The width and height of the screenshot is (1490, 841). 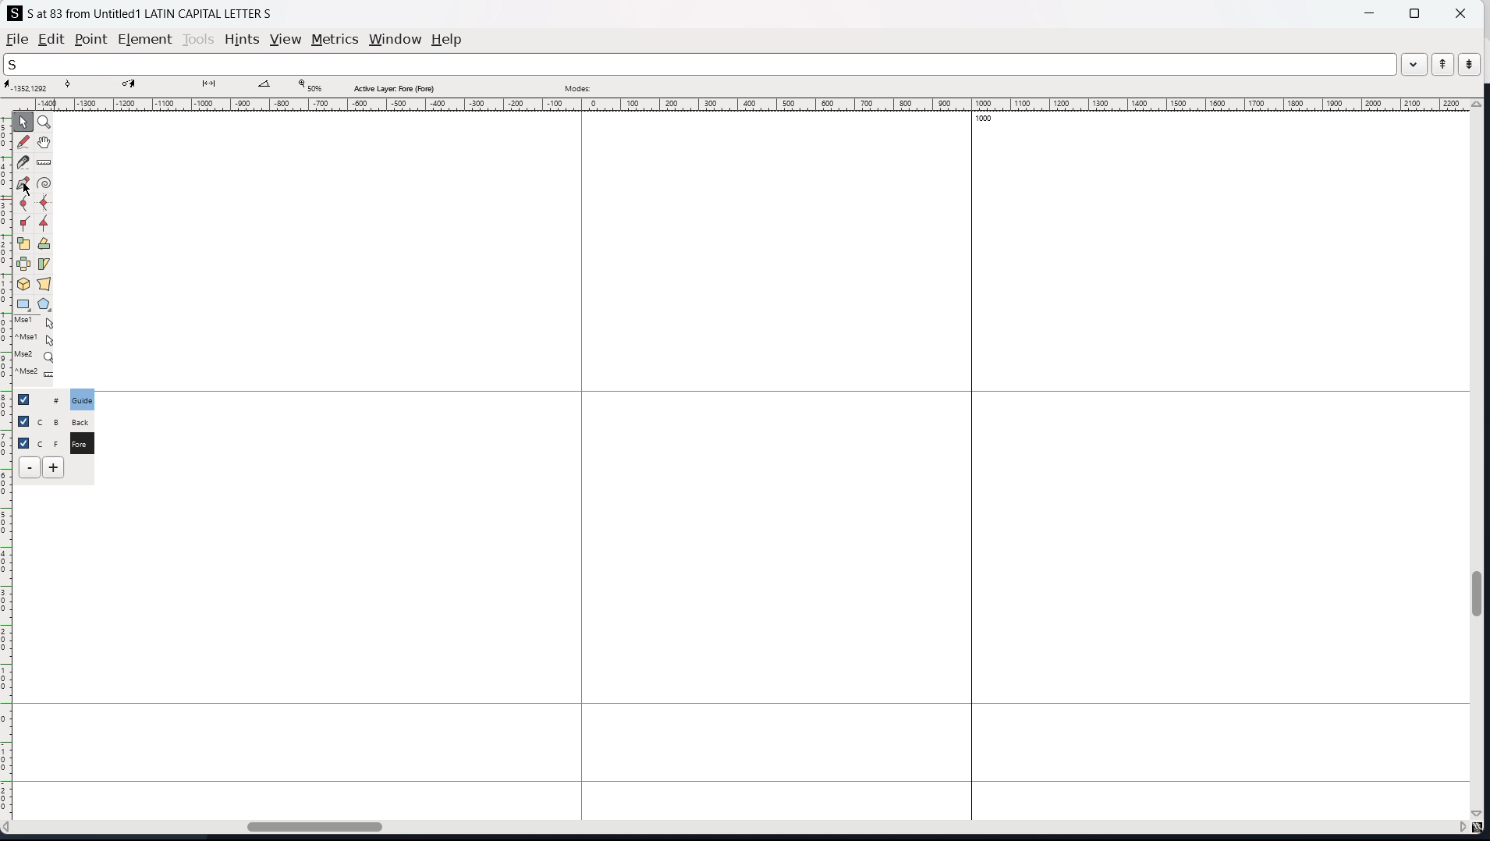 What do you see at coordinates (1414, 63) in the screenshot?
I see `drop down` at bounding box center [1414, 63].